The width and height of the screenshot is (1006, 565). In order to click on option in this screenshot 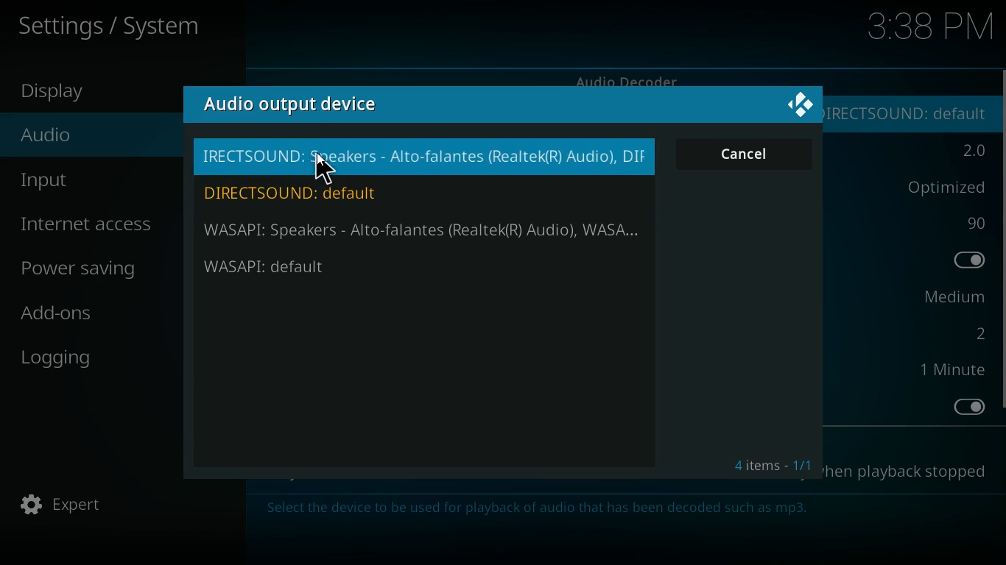, I will do `click(974, 262)`.